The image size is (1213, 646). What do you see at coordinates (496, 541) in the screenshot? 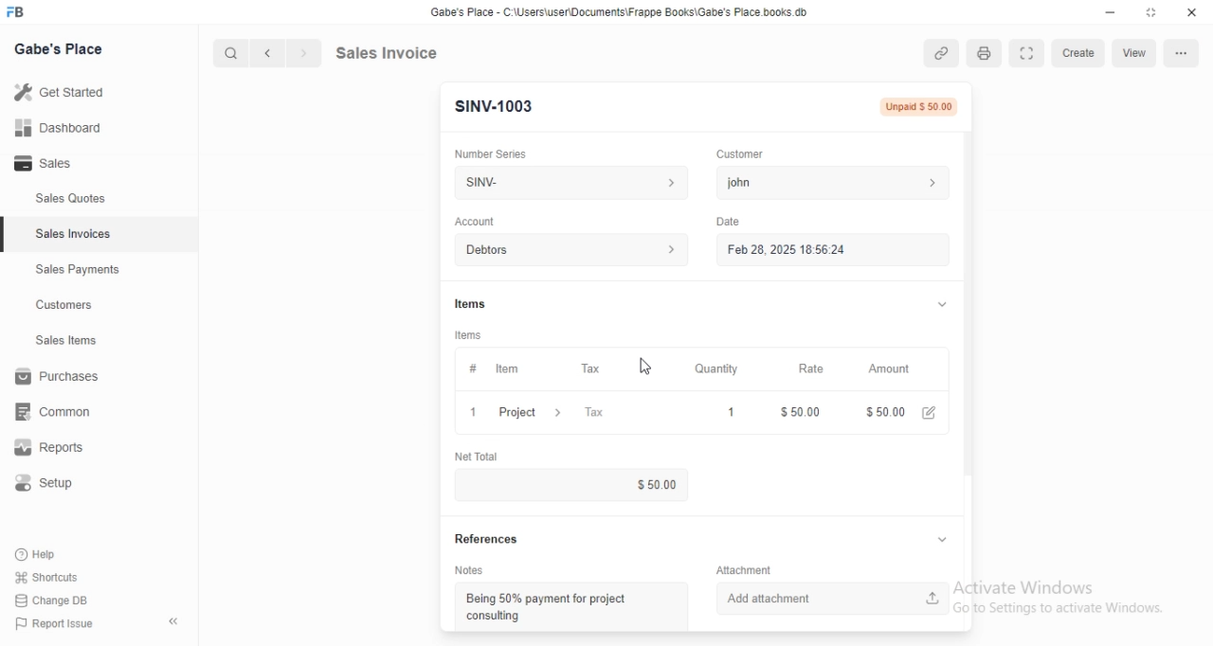
I see `References` at bounding box center [496, 541].